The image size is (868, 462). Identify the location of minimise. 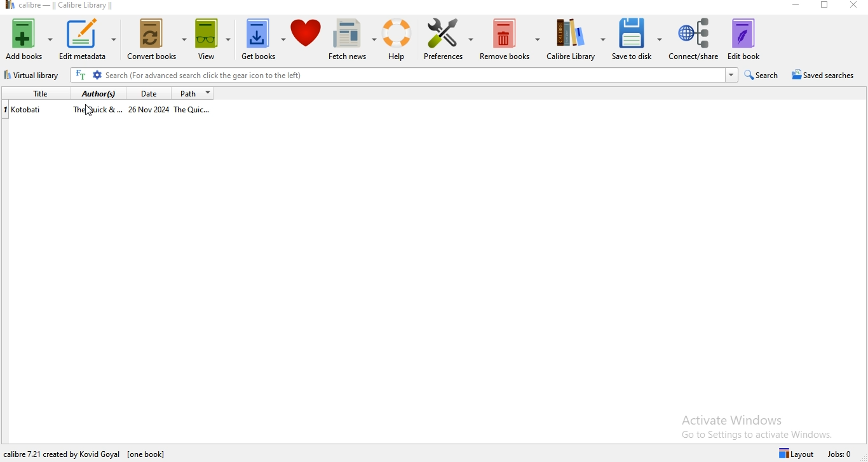
(797, 5).